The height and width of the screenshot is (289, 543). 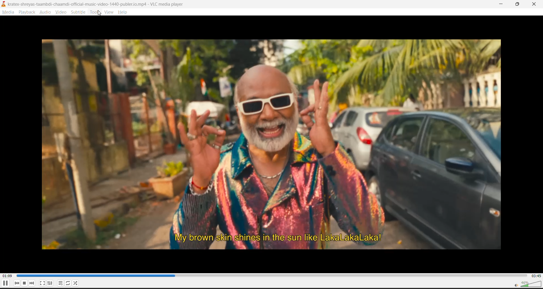 What do you see at coordinates (109, 13) in the screenshot?
I see `view` at bounding box center [109, 13].